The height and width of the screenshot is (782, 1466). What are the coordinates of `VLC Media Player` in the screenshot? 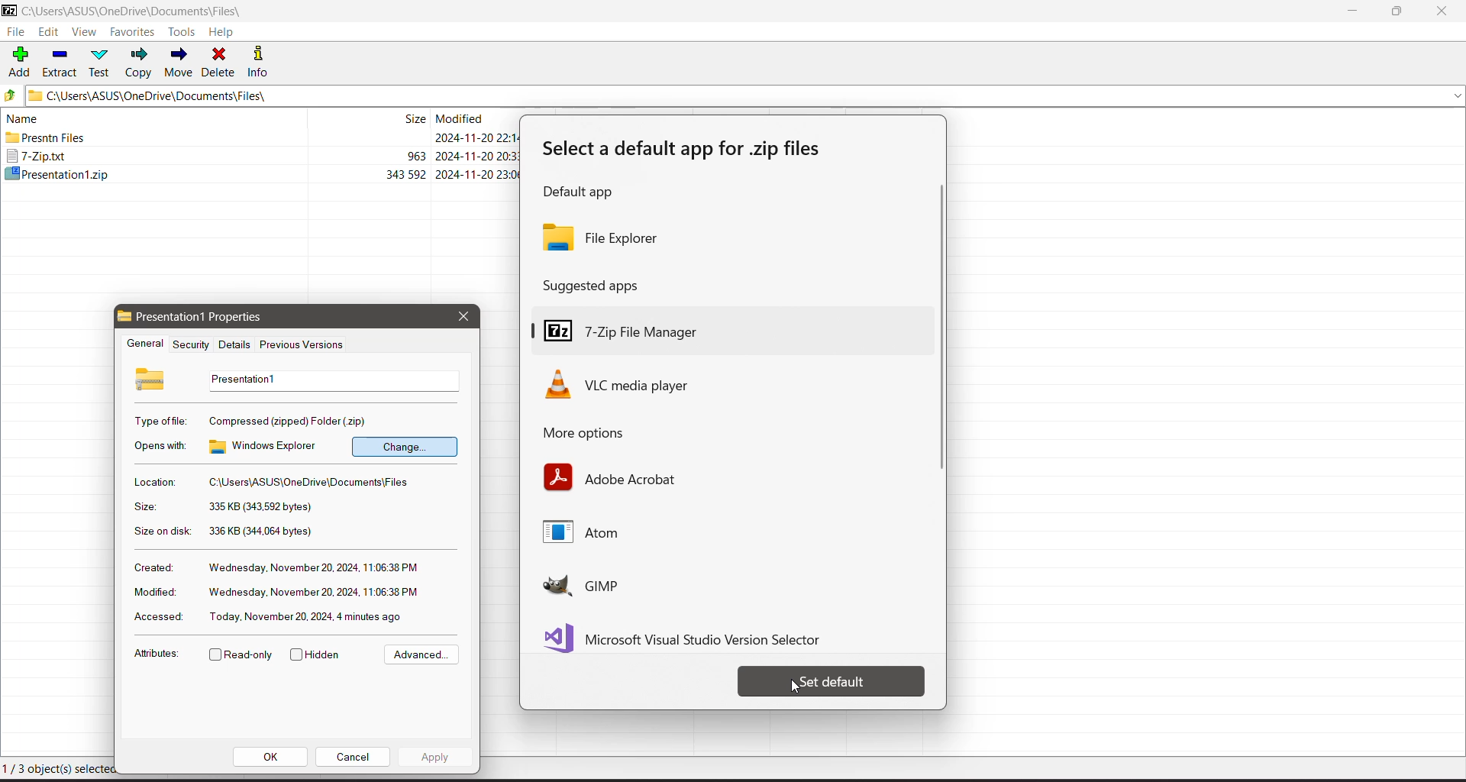 It's located at (641, 384).